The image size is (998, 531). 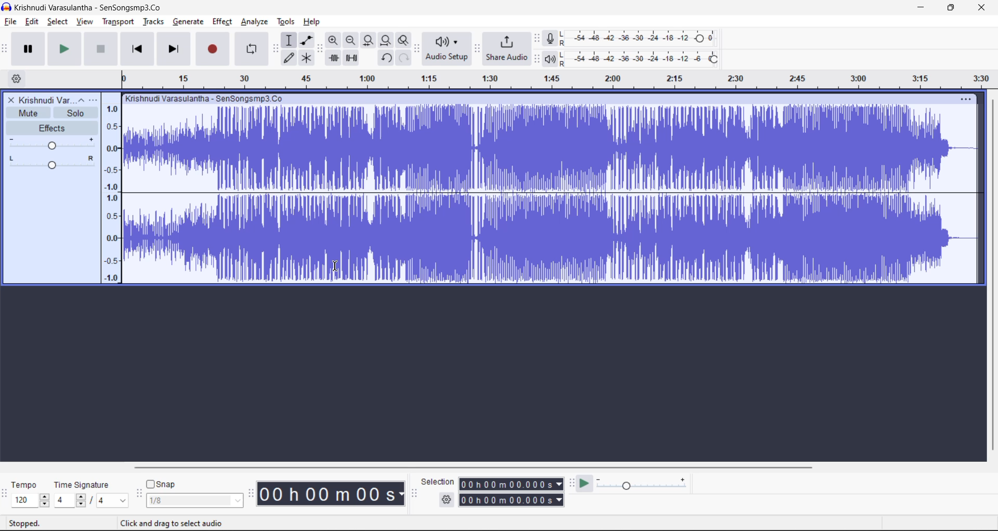 I want to click on undo, so click(x=387, y=58).